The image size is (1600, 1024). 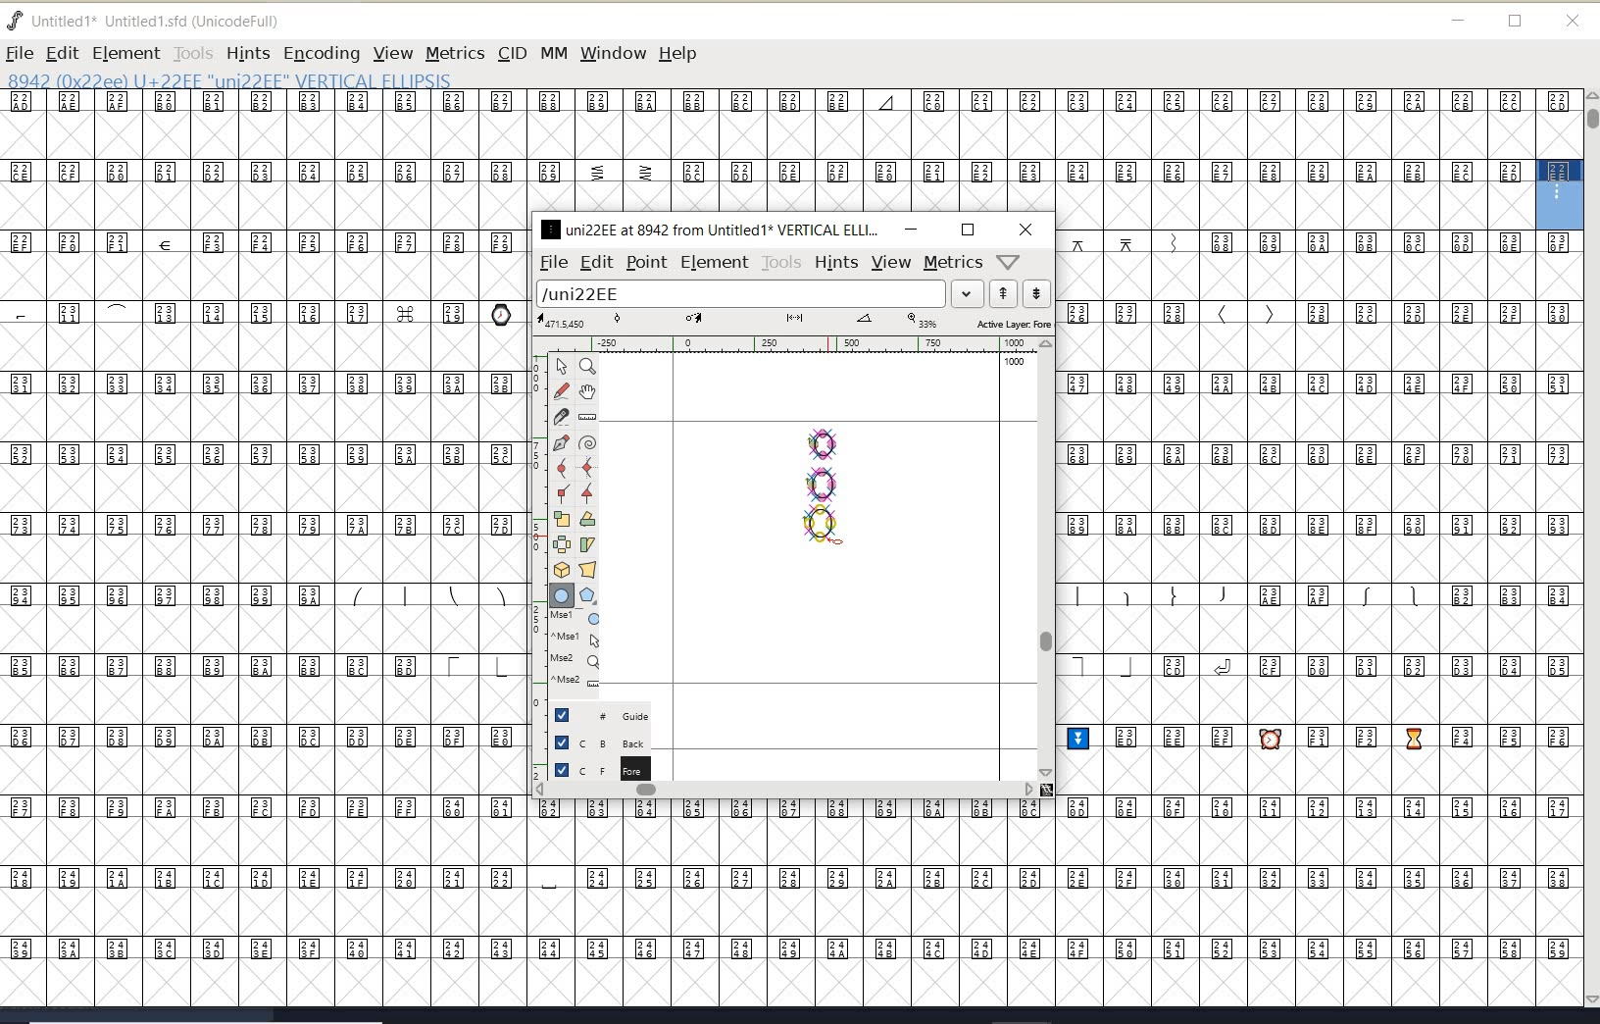 What do you see at coordinates (595, 261) in the screenshot?
I see `edit` at bounding box center [595, 261].